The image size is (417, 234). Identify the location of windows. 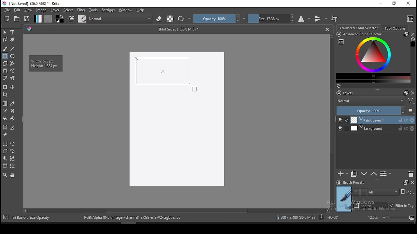
(126, 10).